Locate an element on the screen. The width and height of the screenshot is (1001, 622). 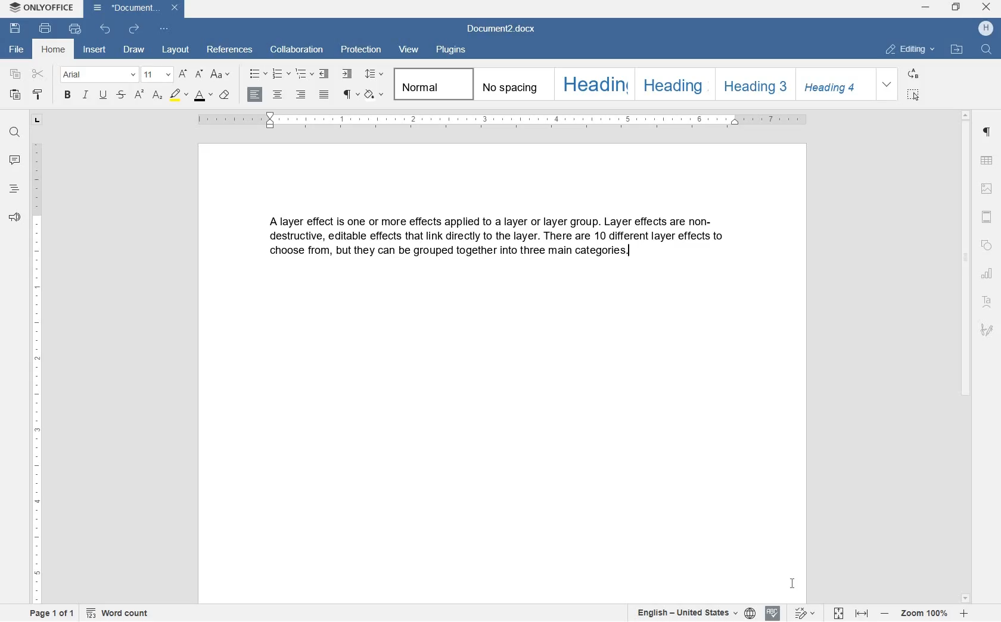
TAB STOP is located at coordinates (36, 121).